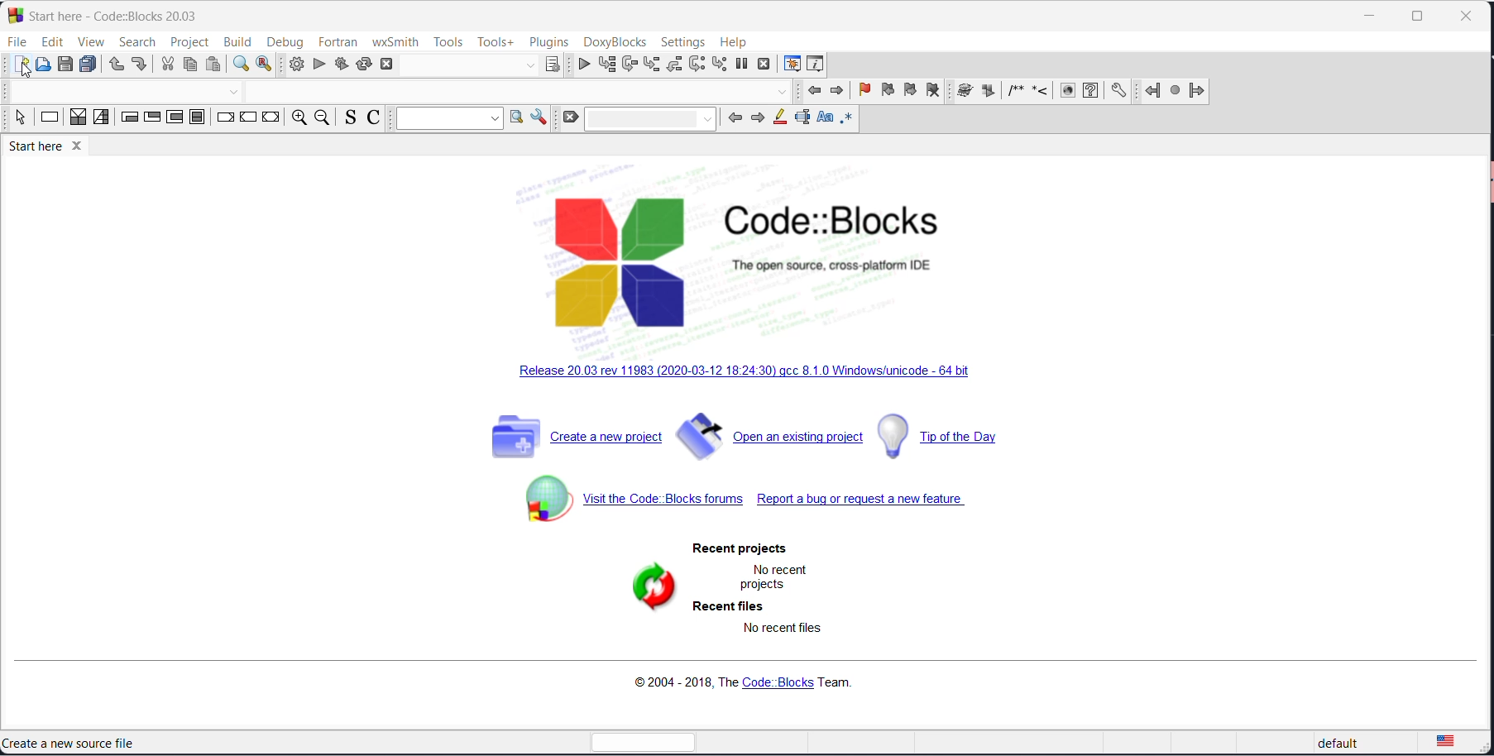  What do you see at coordinates (764, 66) in the screenshot?
I see `stop debugging` at bounding box center [764, 66].